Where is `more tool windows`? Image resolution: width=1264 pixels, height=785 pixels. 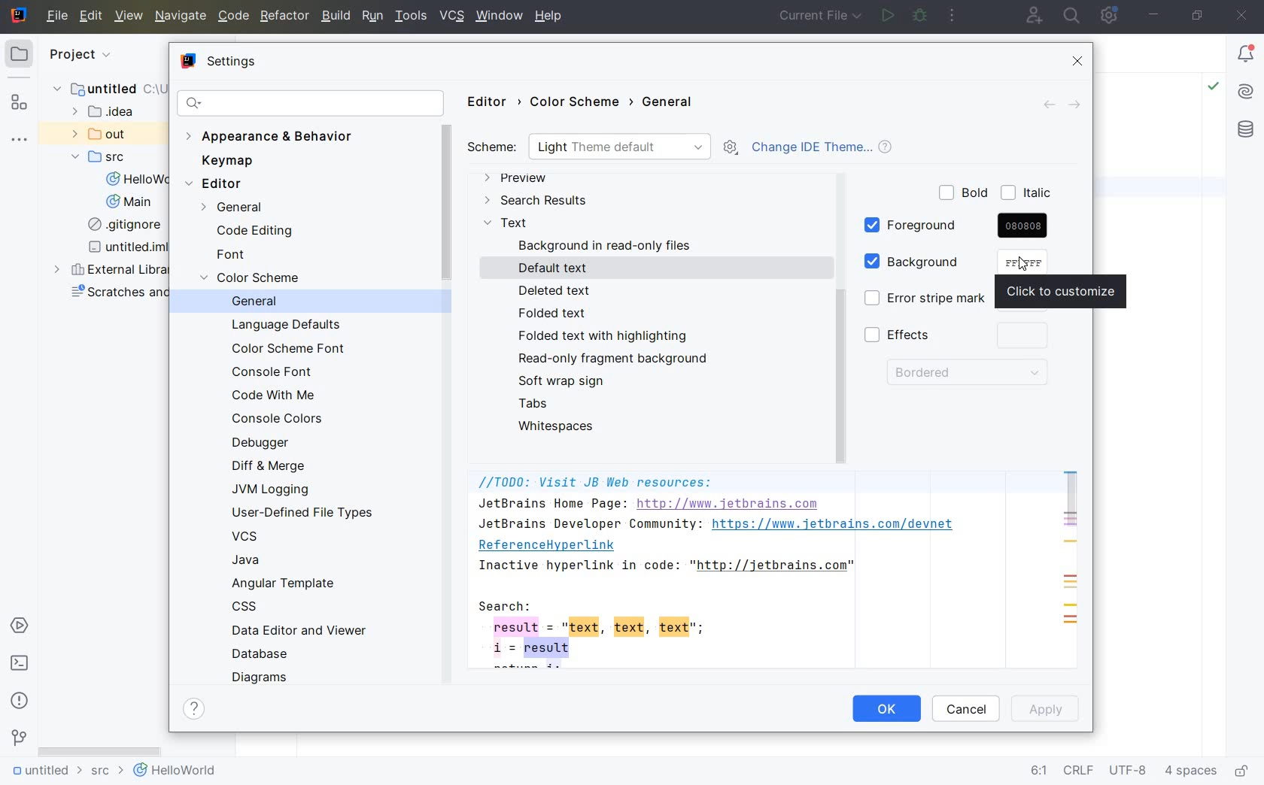
more tool windows is located at coordinates (22, 141).